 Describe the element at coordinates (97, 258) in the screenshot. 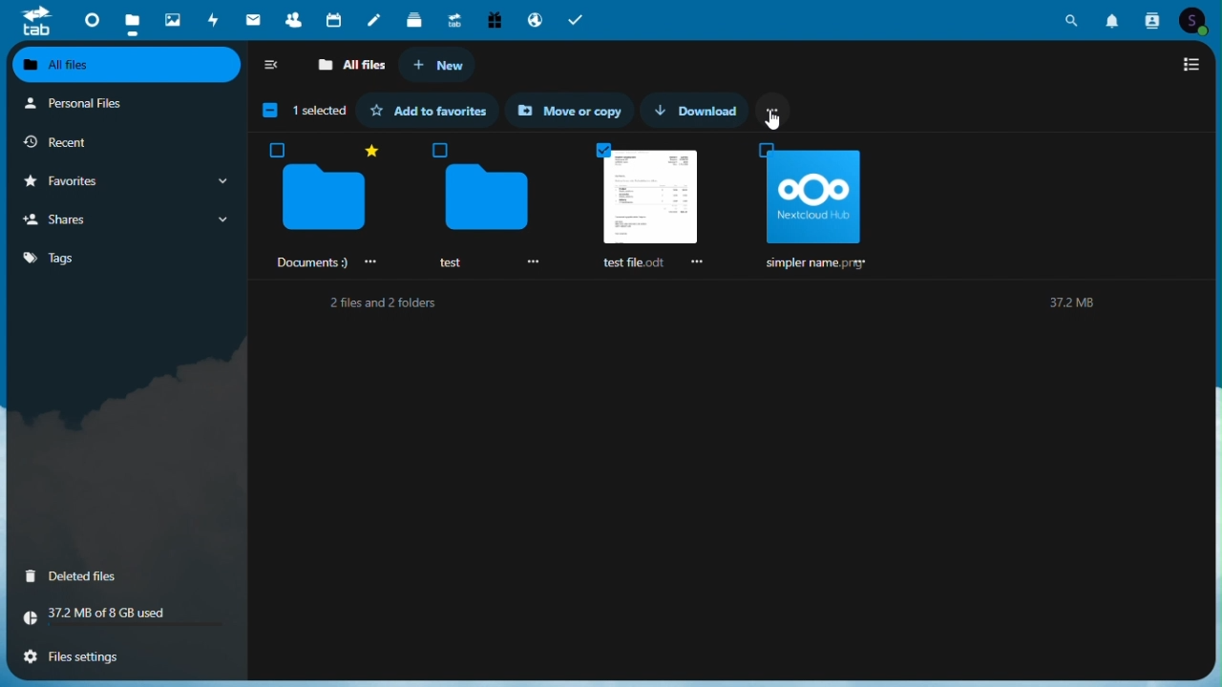

I see `Tag` at that location.